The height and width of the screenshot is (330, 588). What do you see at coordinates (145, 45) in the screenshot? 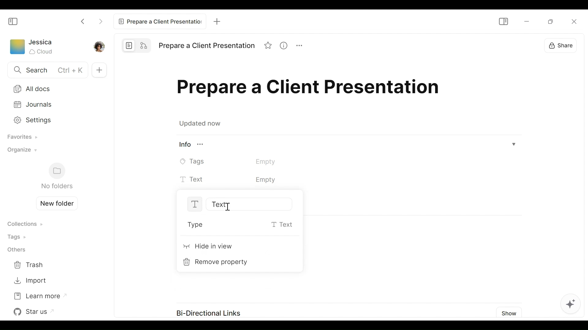
I see `Edgeless mode` at bounding box center [145, 45].